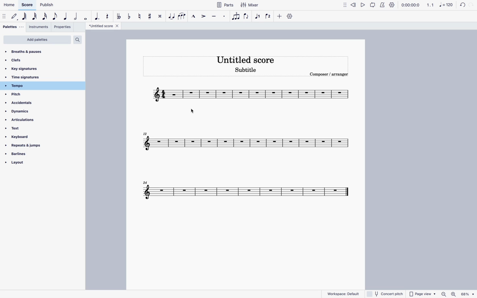 This screenshot has height=298, width=477. What do you see at coordinates (31, 121) in the screenshot?
I see `articulations` at bounding box center [31, 121].